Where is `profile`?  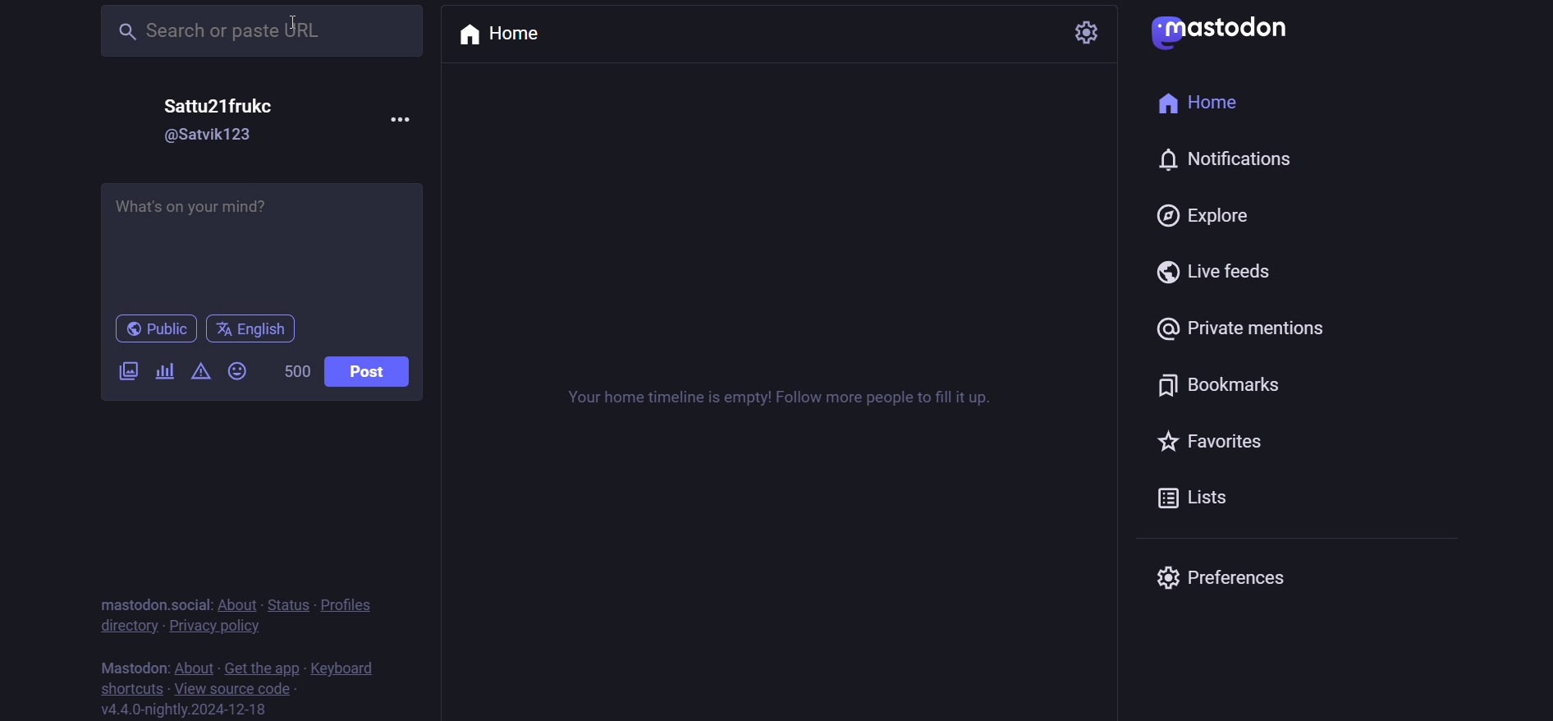 profile is located at coordinates (347, 603).